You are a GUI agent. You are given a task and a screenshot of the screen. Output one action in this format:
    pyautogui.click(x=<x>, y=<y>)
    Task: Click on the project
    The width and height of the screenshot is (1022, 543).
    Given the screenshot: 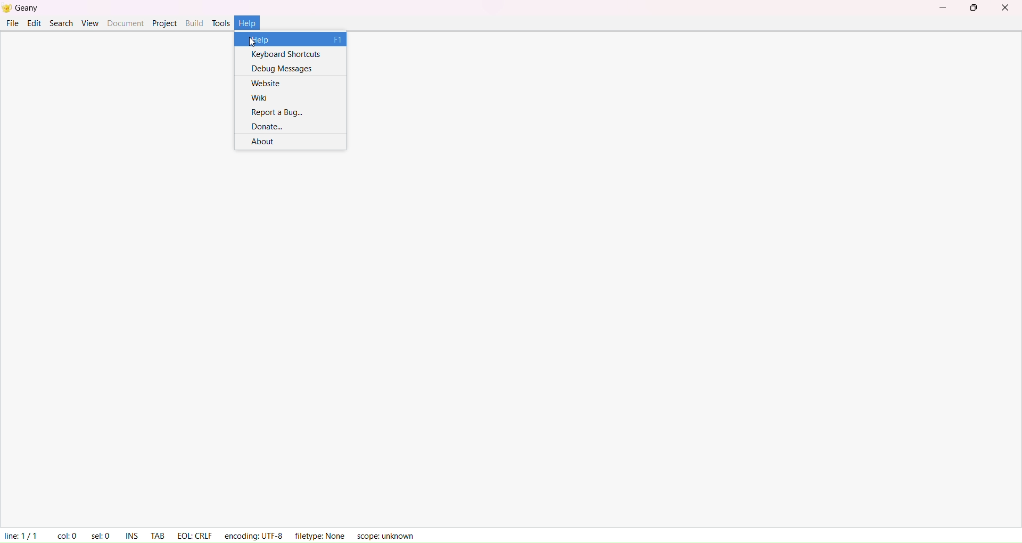 What is the action you would take?
    pyautogui.click(x=163, y=23)
    